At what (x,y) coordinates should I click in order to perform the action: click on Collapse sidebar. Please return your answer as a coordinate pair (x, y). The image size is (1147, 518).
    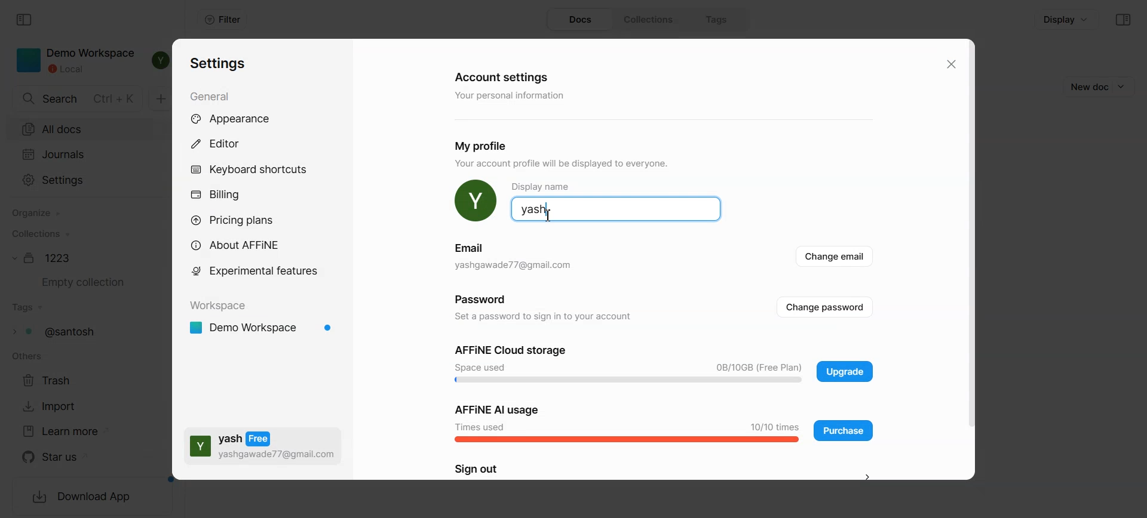
    Looking at the image, I should click on (1123, 20).